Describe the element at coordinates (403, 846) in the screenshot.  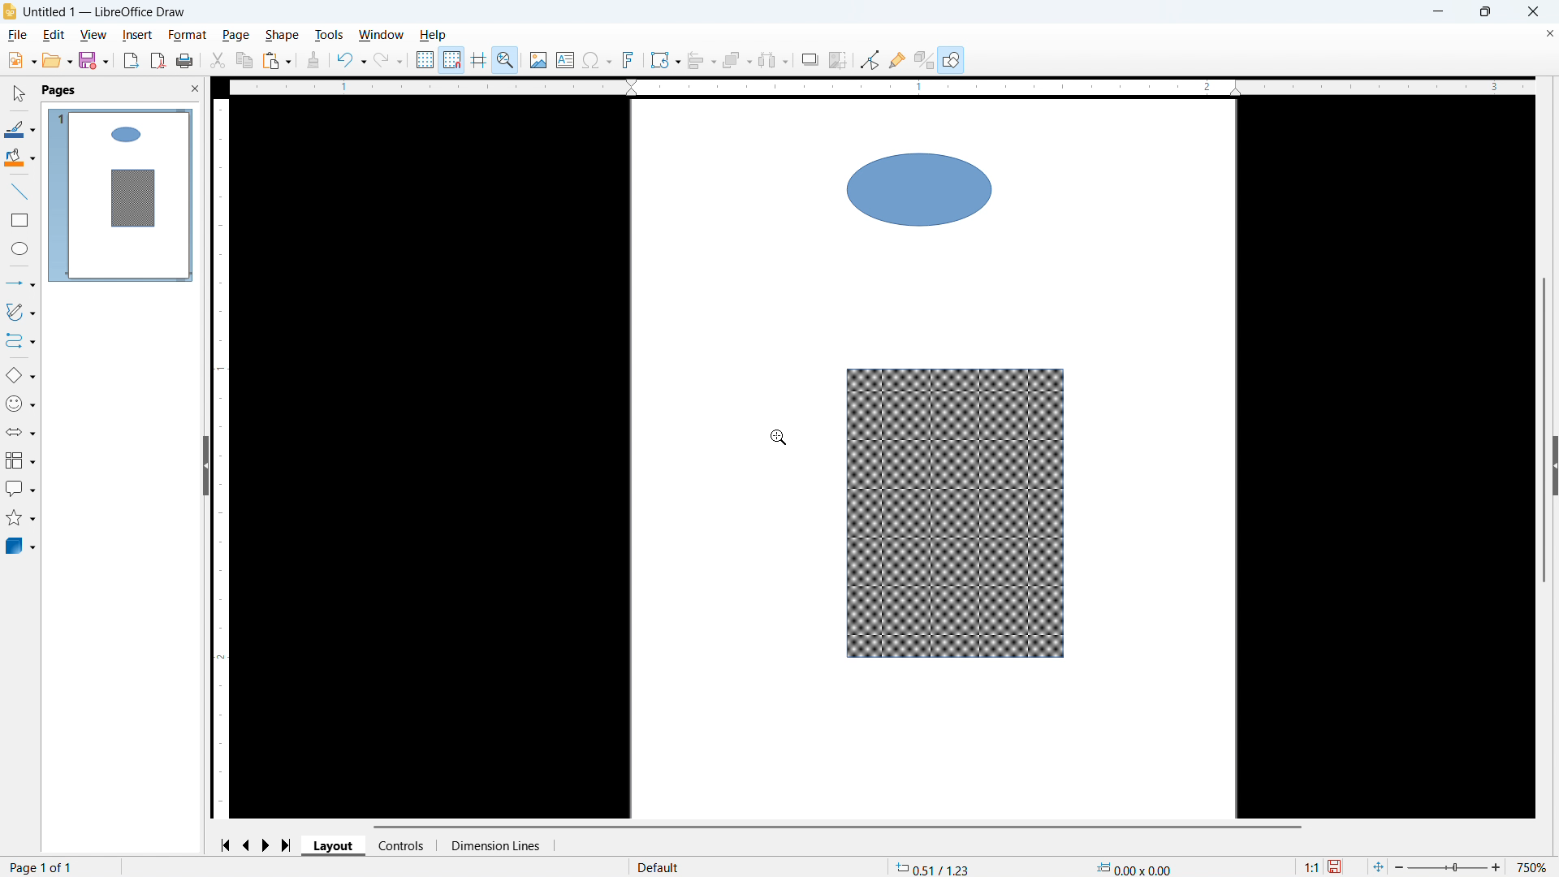
I see `Controls ` at that location.